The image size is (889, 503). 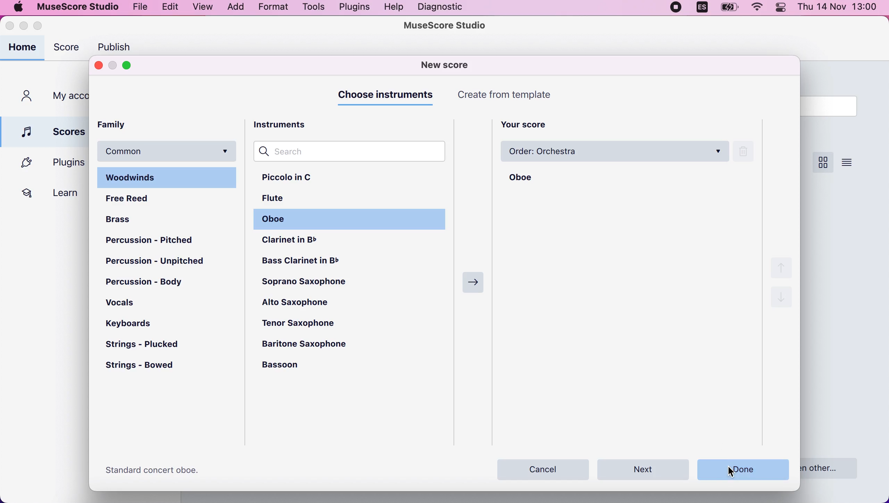 I want to click on piccolo in c, so click(x=302, y=179).